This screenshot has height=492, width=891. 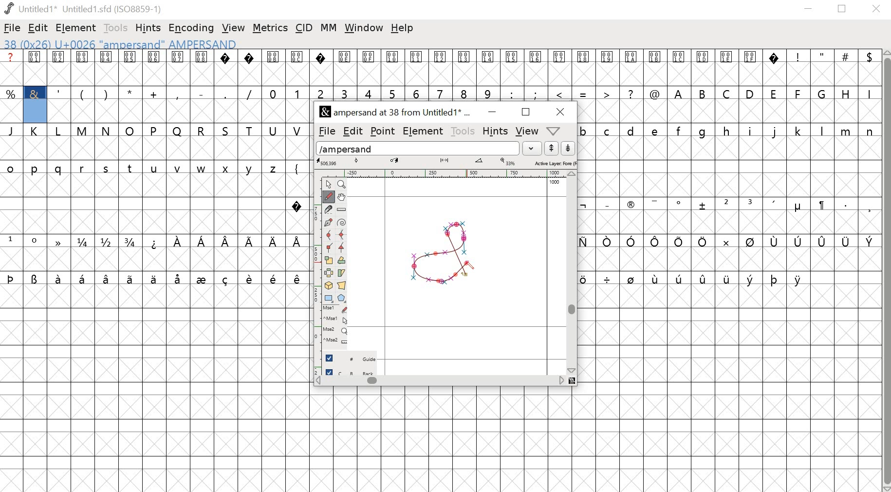 What do you see at coordinates (445, 172) in the screenshot?
I see `horizontal ruler` at bounding box center [445, 172].